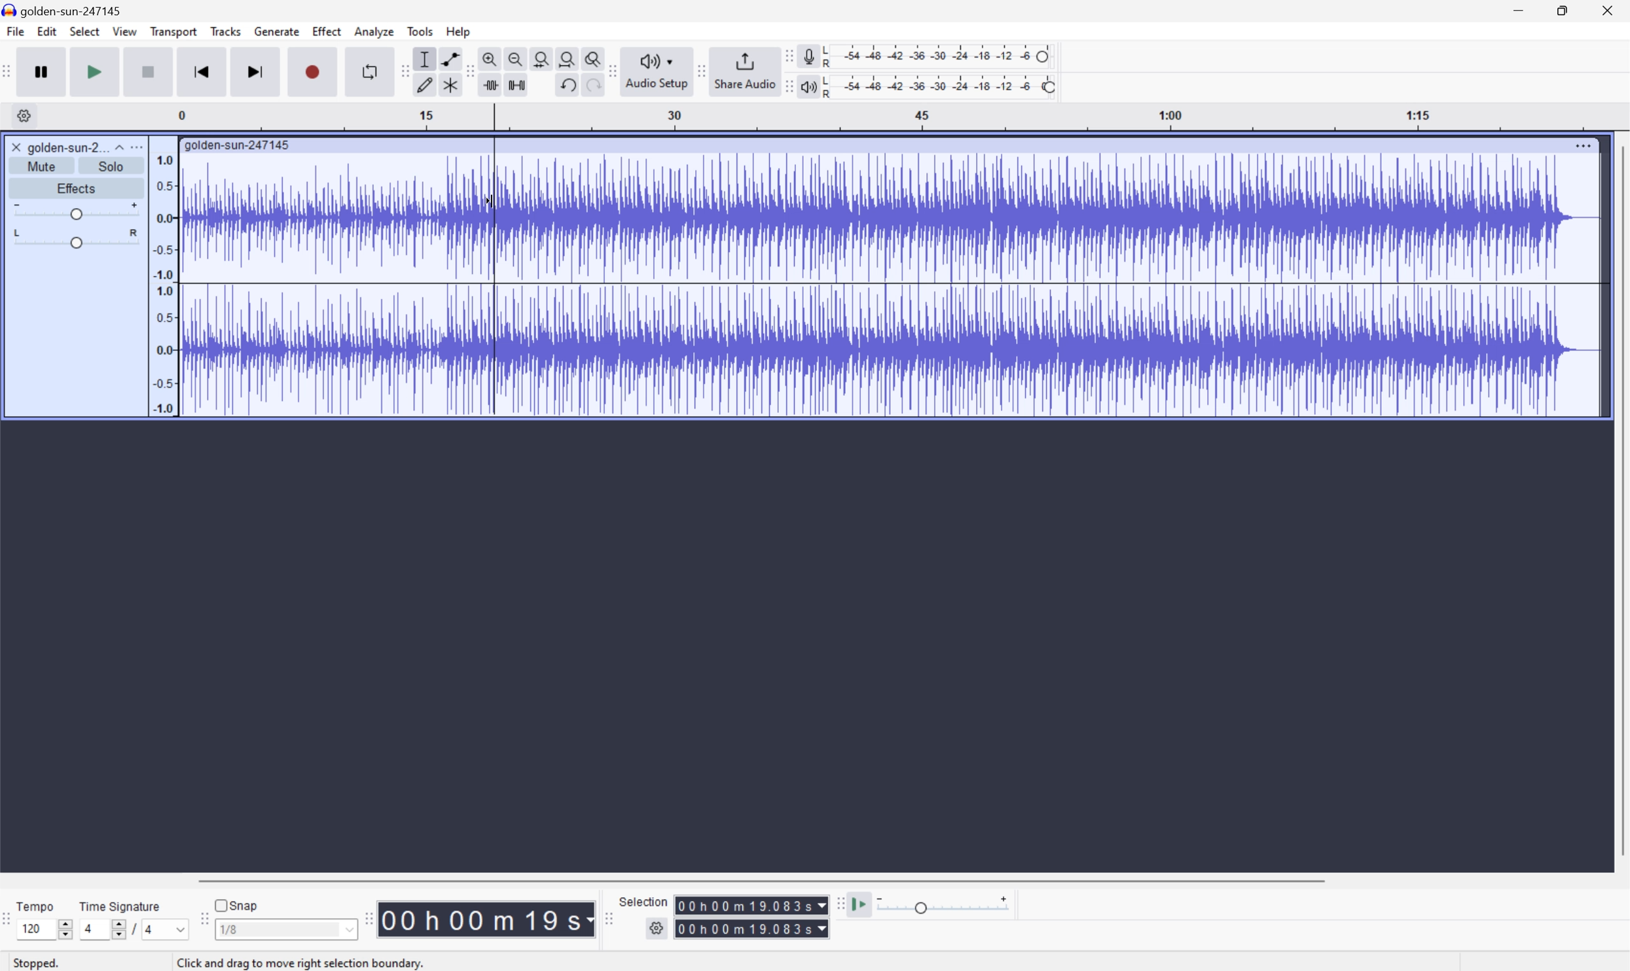  Describe the element at coordinates (348, 932) in the screenshot. I see `Drop Down` at that location.